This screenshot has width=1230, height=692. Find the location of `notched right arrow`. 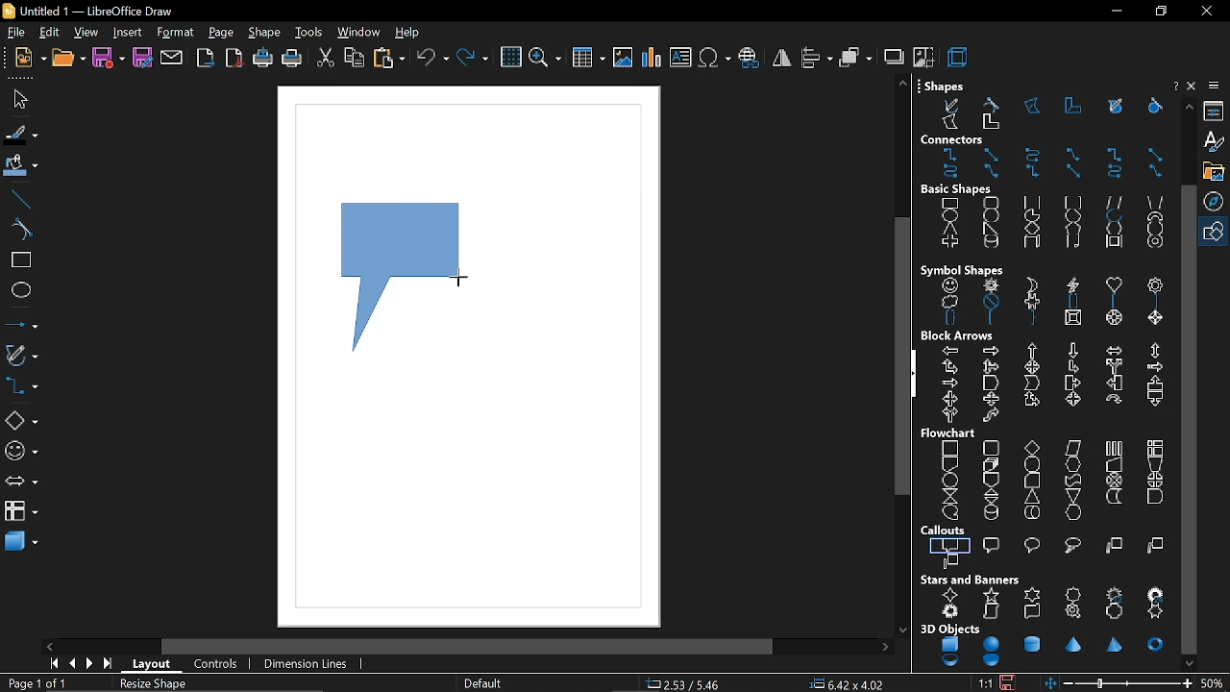

notched right arrow is located at coordinates (948, 383).